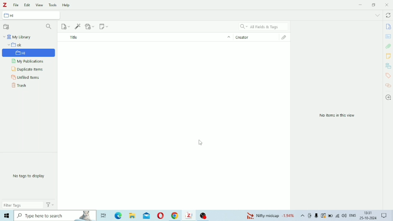 The image size is (393, 221). I want to click on HI, so click(31, 15).